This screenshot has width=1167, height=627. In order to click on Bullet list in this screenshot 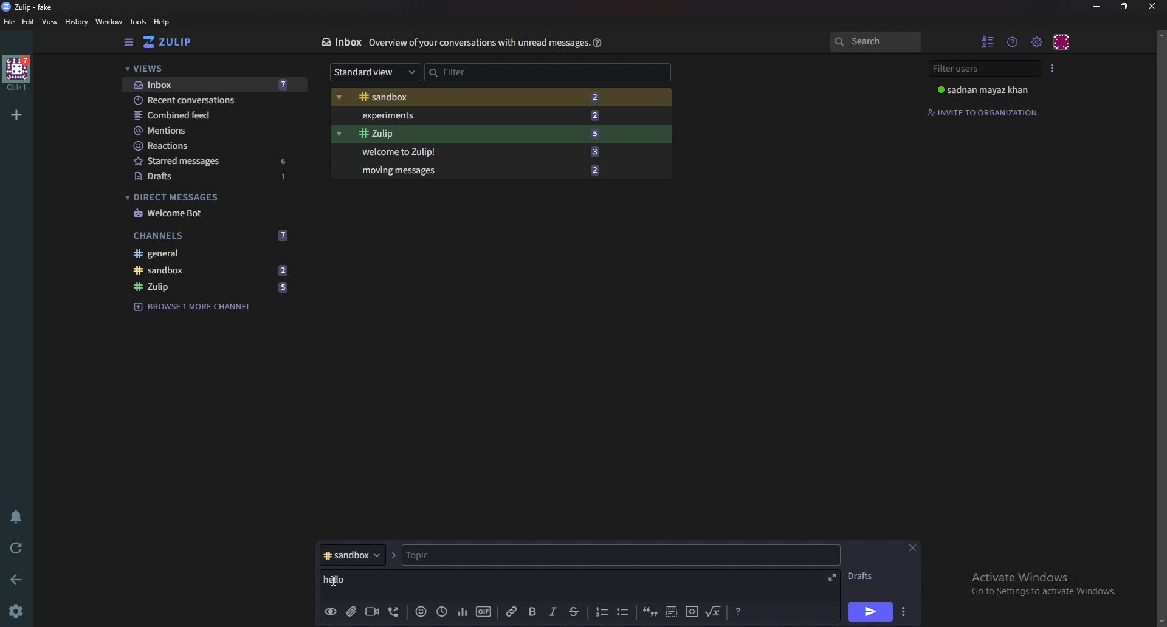, I will do `click(624, 612)`.